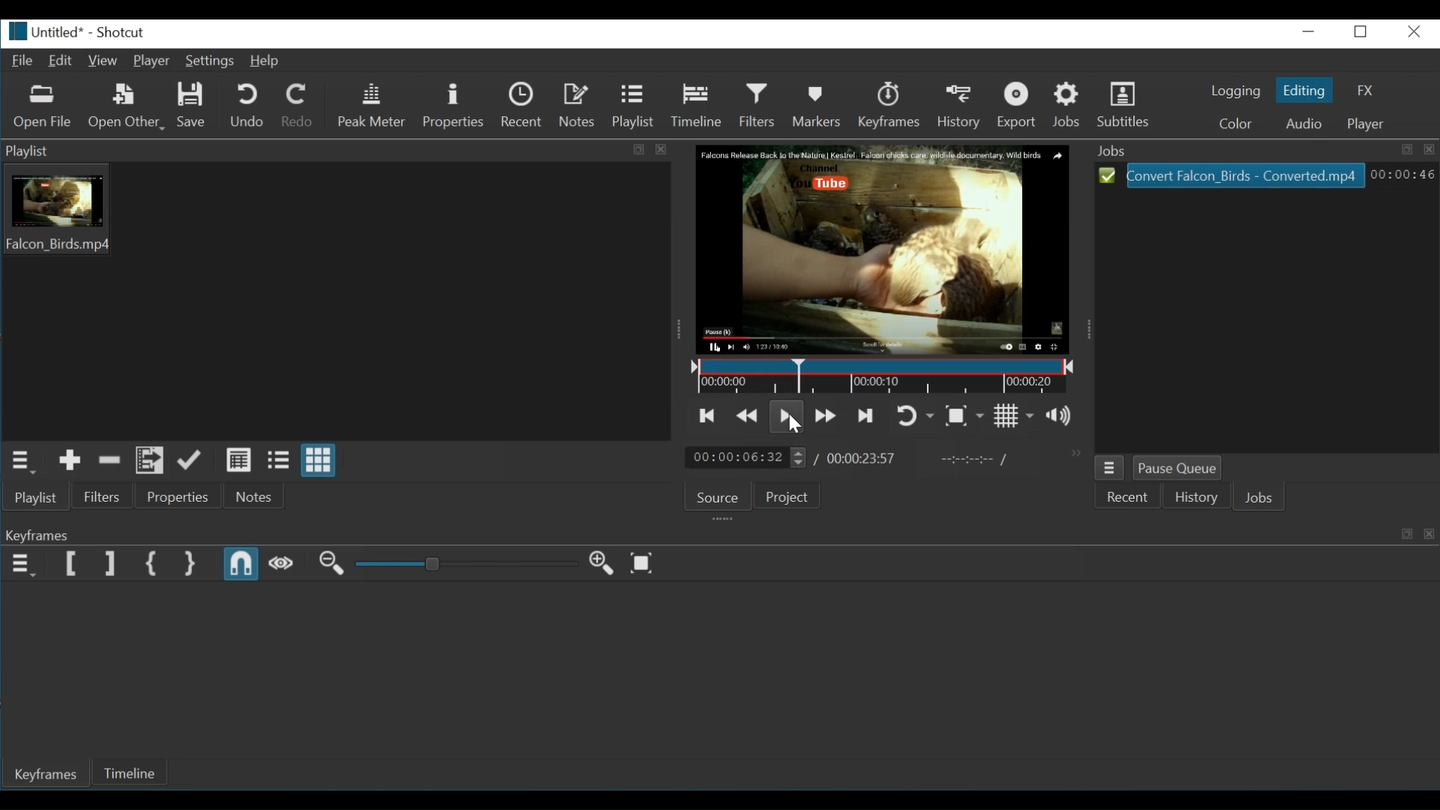 The image size is (1440, 810). Describe the element at coordinates (374, 106) in the screenshot. I see `Peak Meter` at that location.